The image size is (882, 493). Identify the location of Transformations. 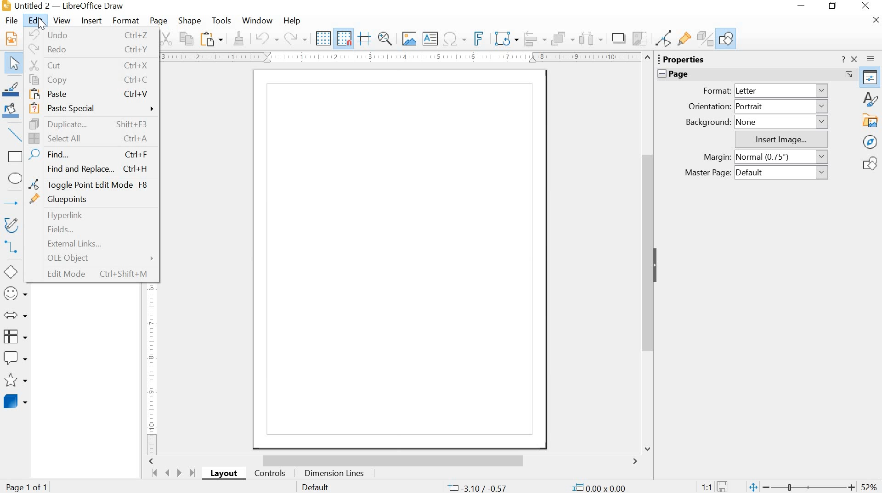
(505, 38).